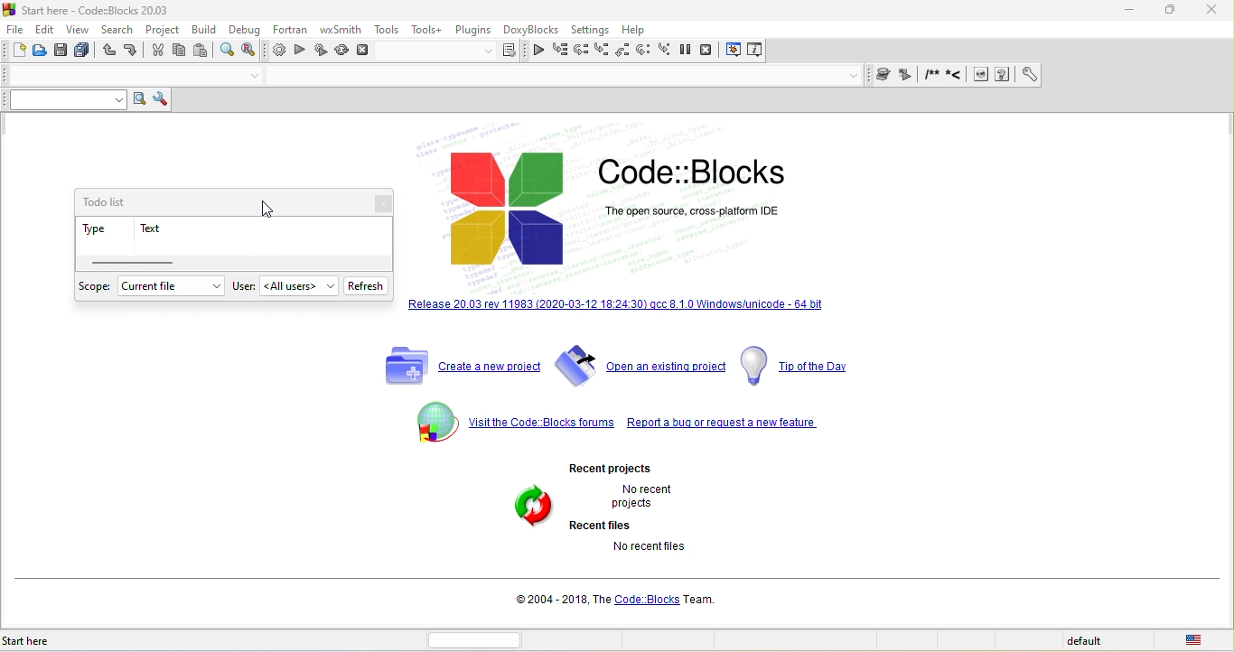 The width and height of the screenshot is (1234, 652). Describe the element at coordinates (617, 308) in the screenshot. I see `release 20.03 rev 11983[20220-03-12 18.24.30] qcc 8.10 window unicode 64 bit` at that location.